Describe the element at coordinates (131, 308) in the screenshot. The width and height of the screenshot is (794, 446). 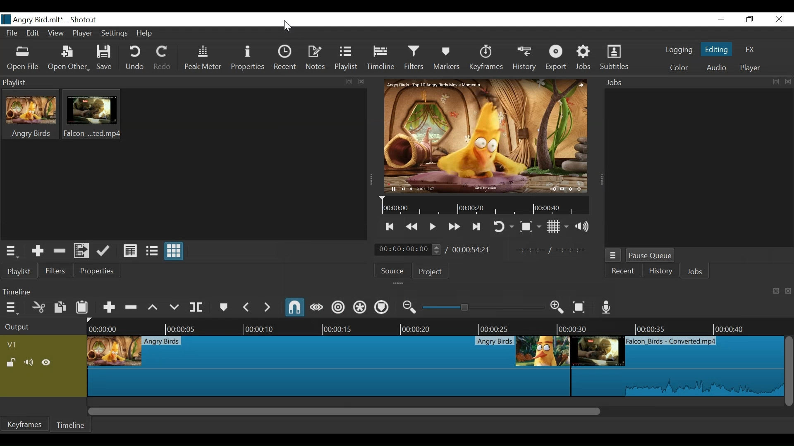
I see `Ripple Delete` at that location.